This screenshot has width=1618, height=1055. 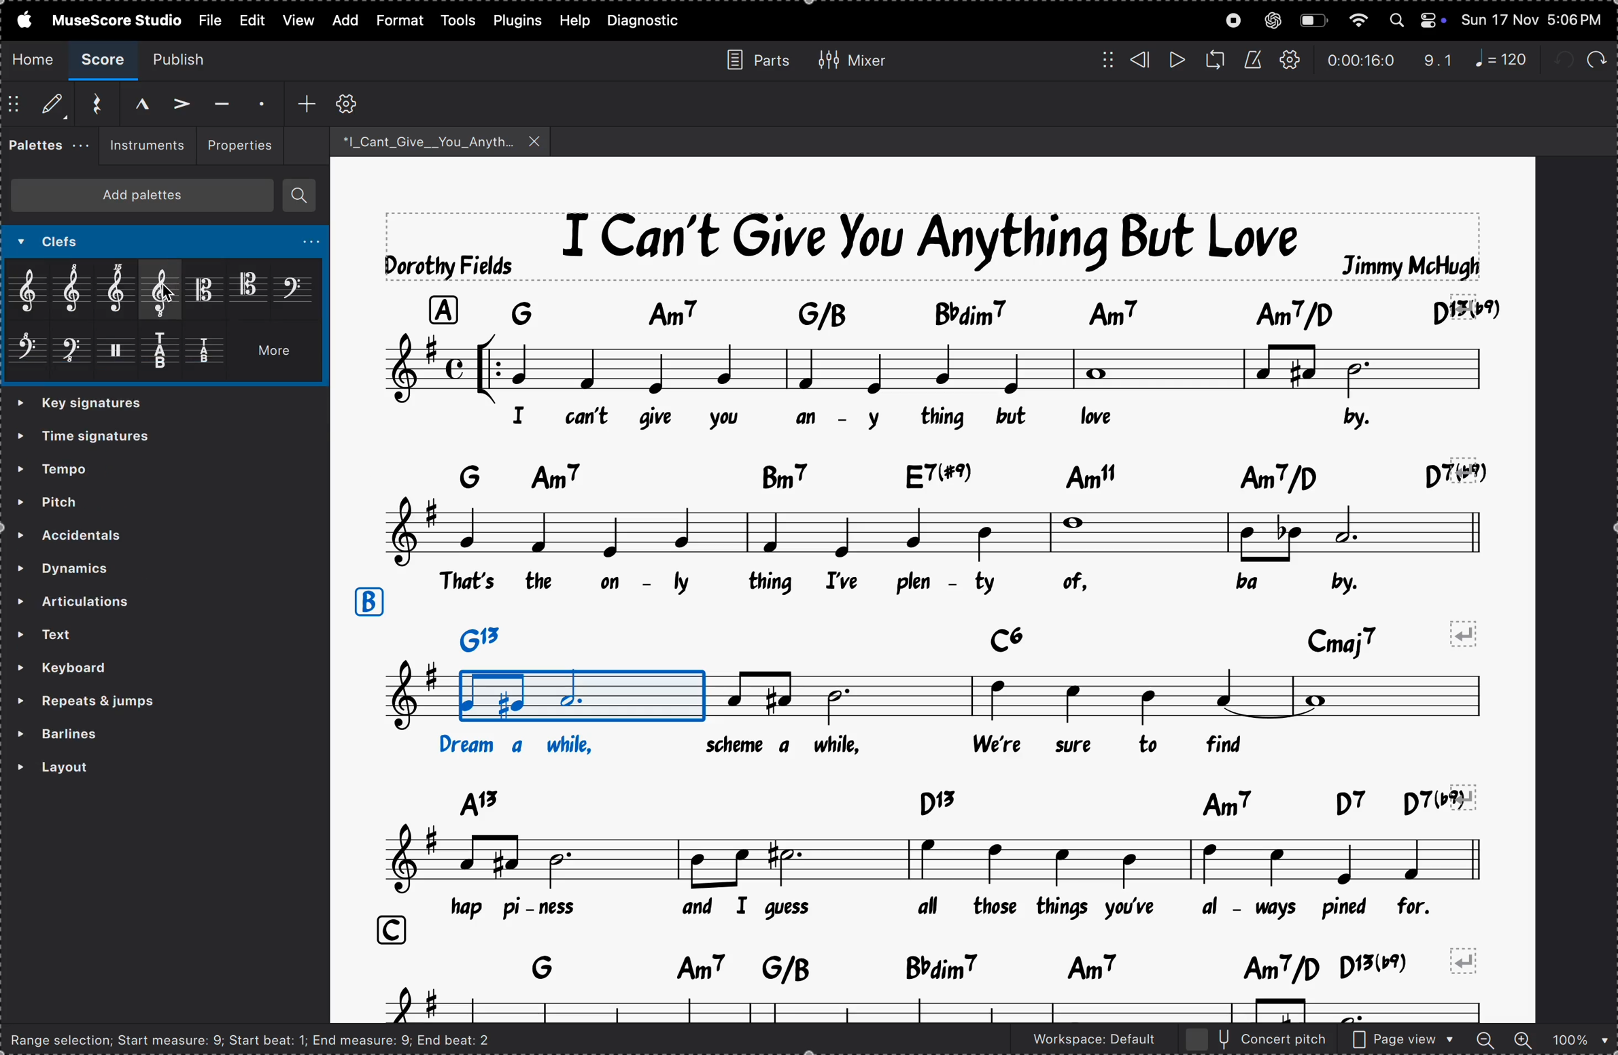 I want to click on bass clef, so click(x=294, y=287).